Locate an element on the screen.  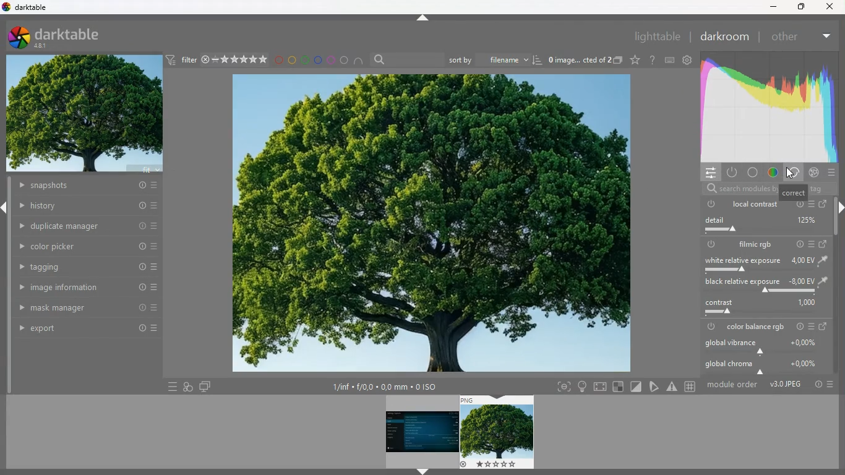
info is located at coordinates (797, 244).